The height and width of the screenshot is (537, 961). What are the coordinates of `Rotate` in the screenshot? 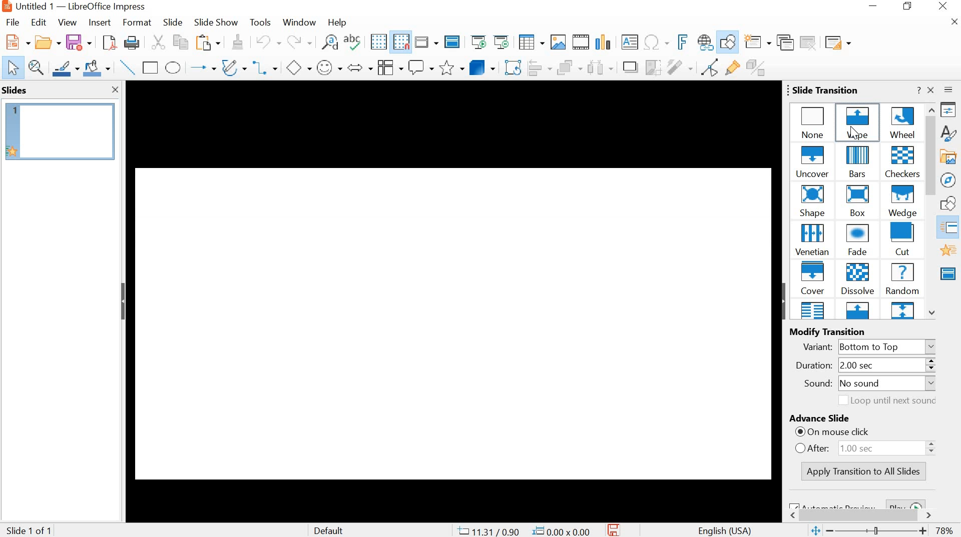 It's located at (514, 67).